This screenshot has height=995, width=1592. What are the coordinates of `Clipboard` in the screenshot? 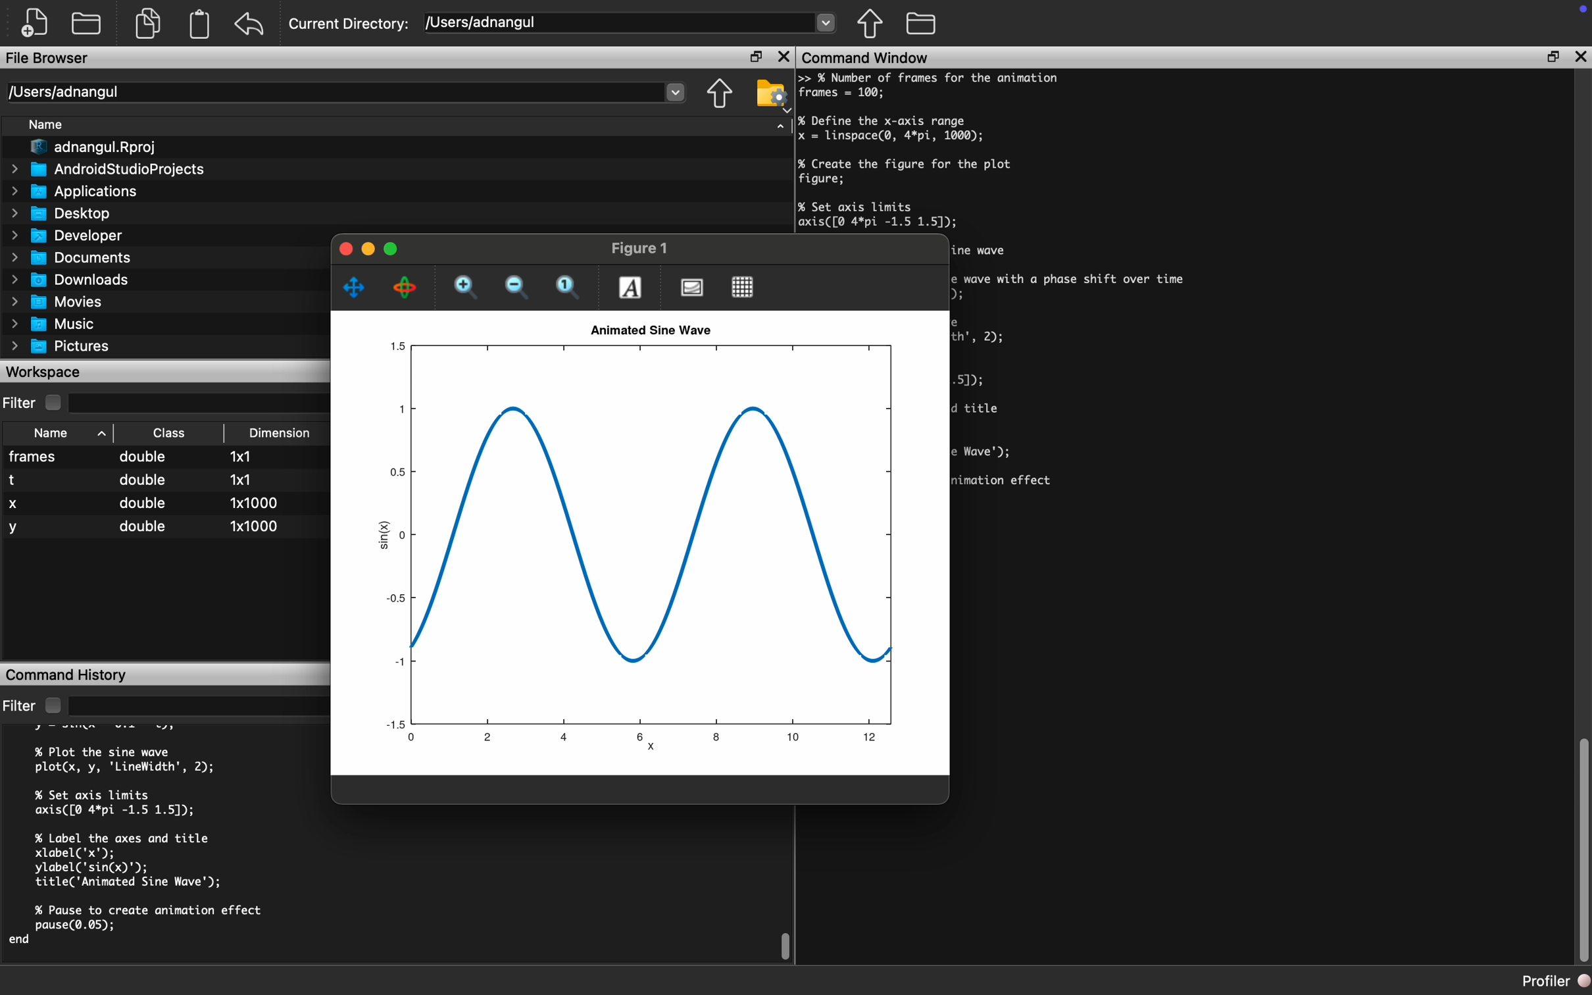 It's located at (201, 24).